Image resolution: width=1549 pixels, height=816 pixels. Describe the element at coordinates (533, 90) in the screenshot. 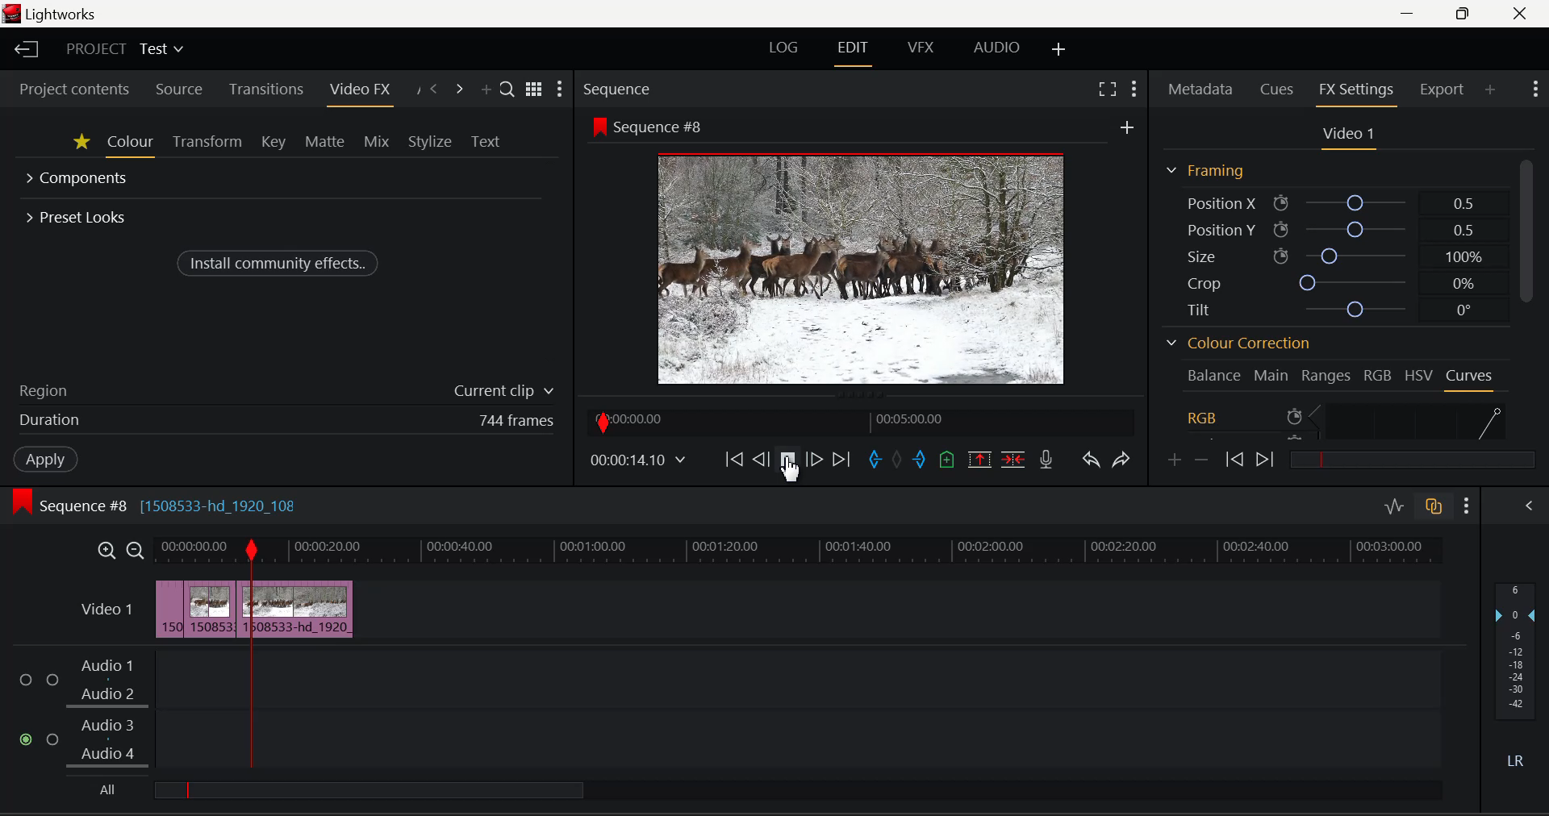

I see `Toggle between list and title view` at that location.